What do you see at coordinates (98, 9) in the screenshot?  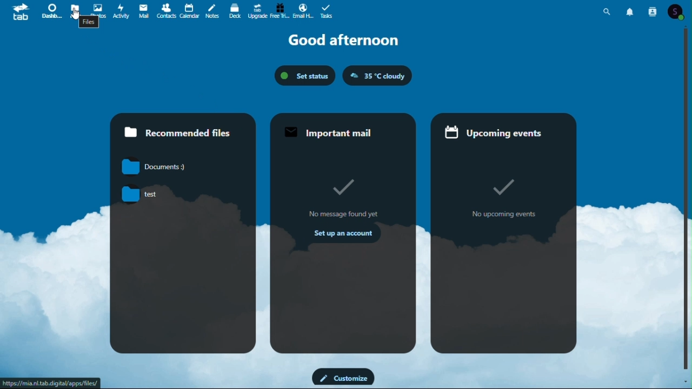 I see `Photos` at bounding box center [98, 9].